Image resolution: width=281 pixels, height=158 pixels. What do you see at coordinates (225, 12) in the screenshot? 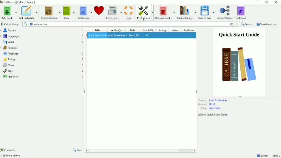
I see `Connect/share` at bounding box center [225, 12].